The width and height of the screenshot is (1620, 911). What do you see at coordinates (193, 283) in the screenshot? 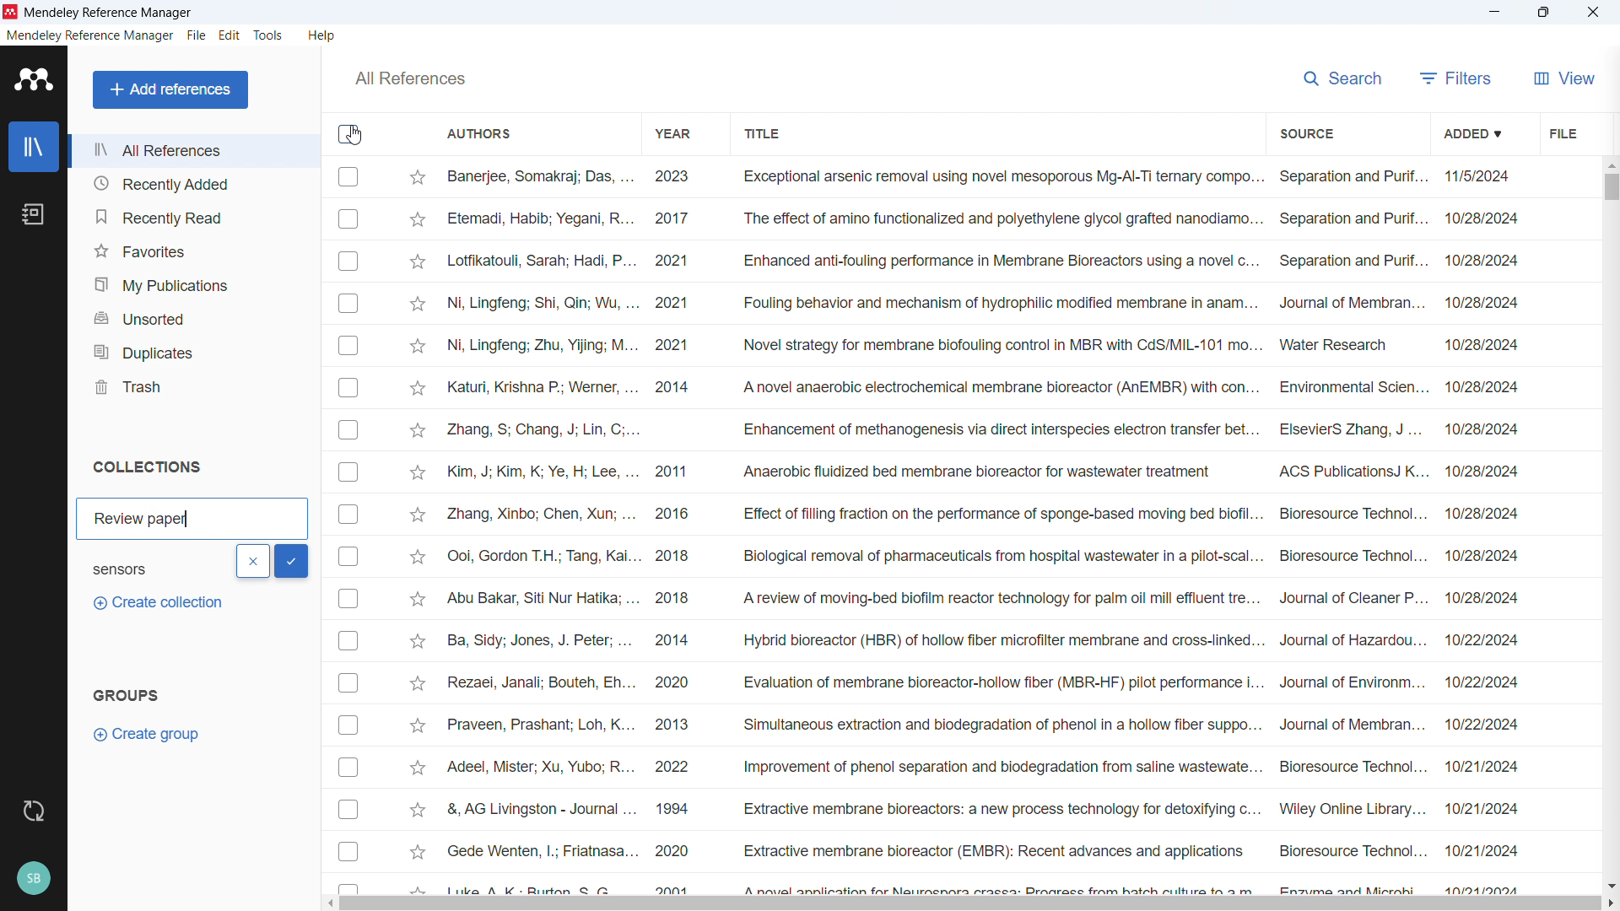
I see `My publications ` at bounding box center [193, 283].